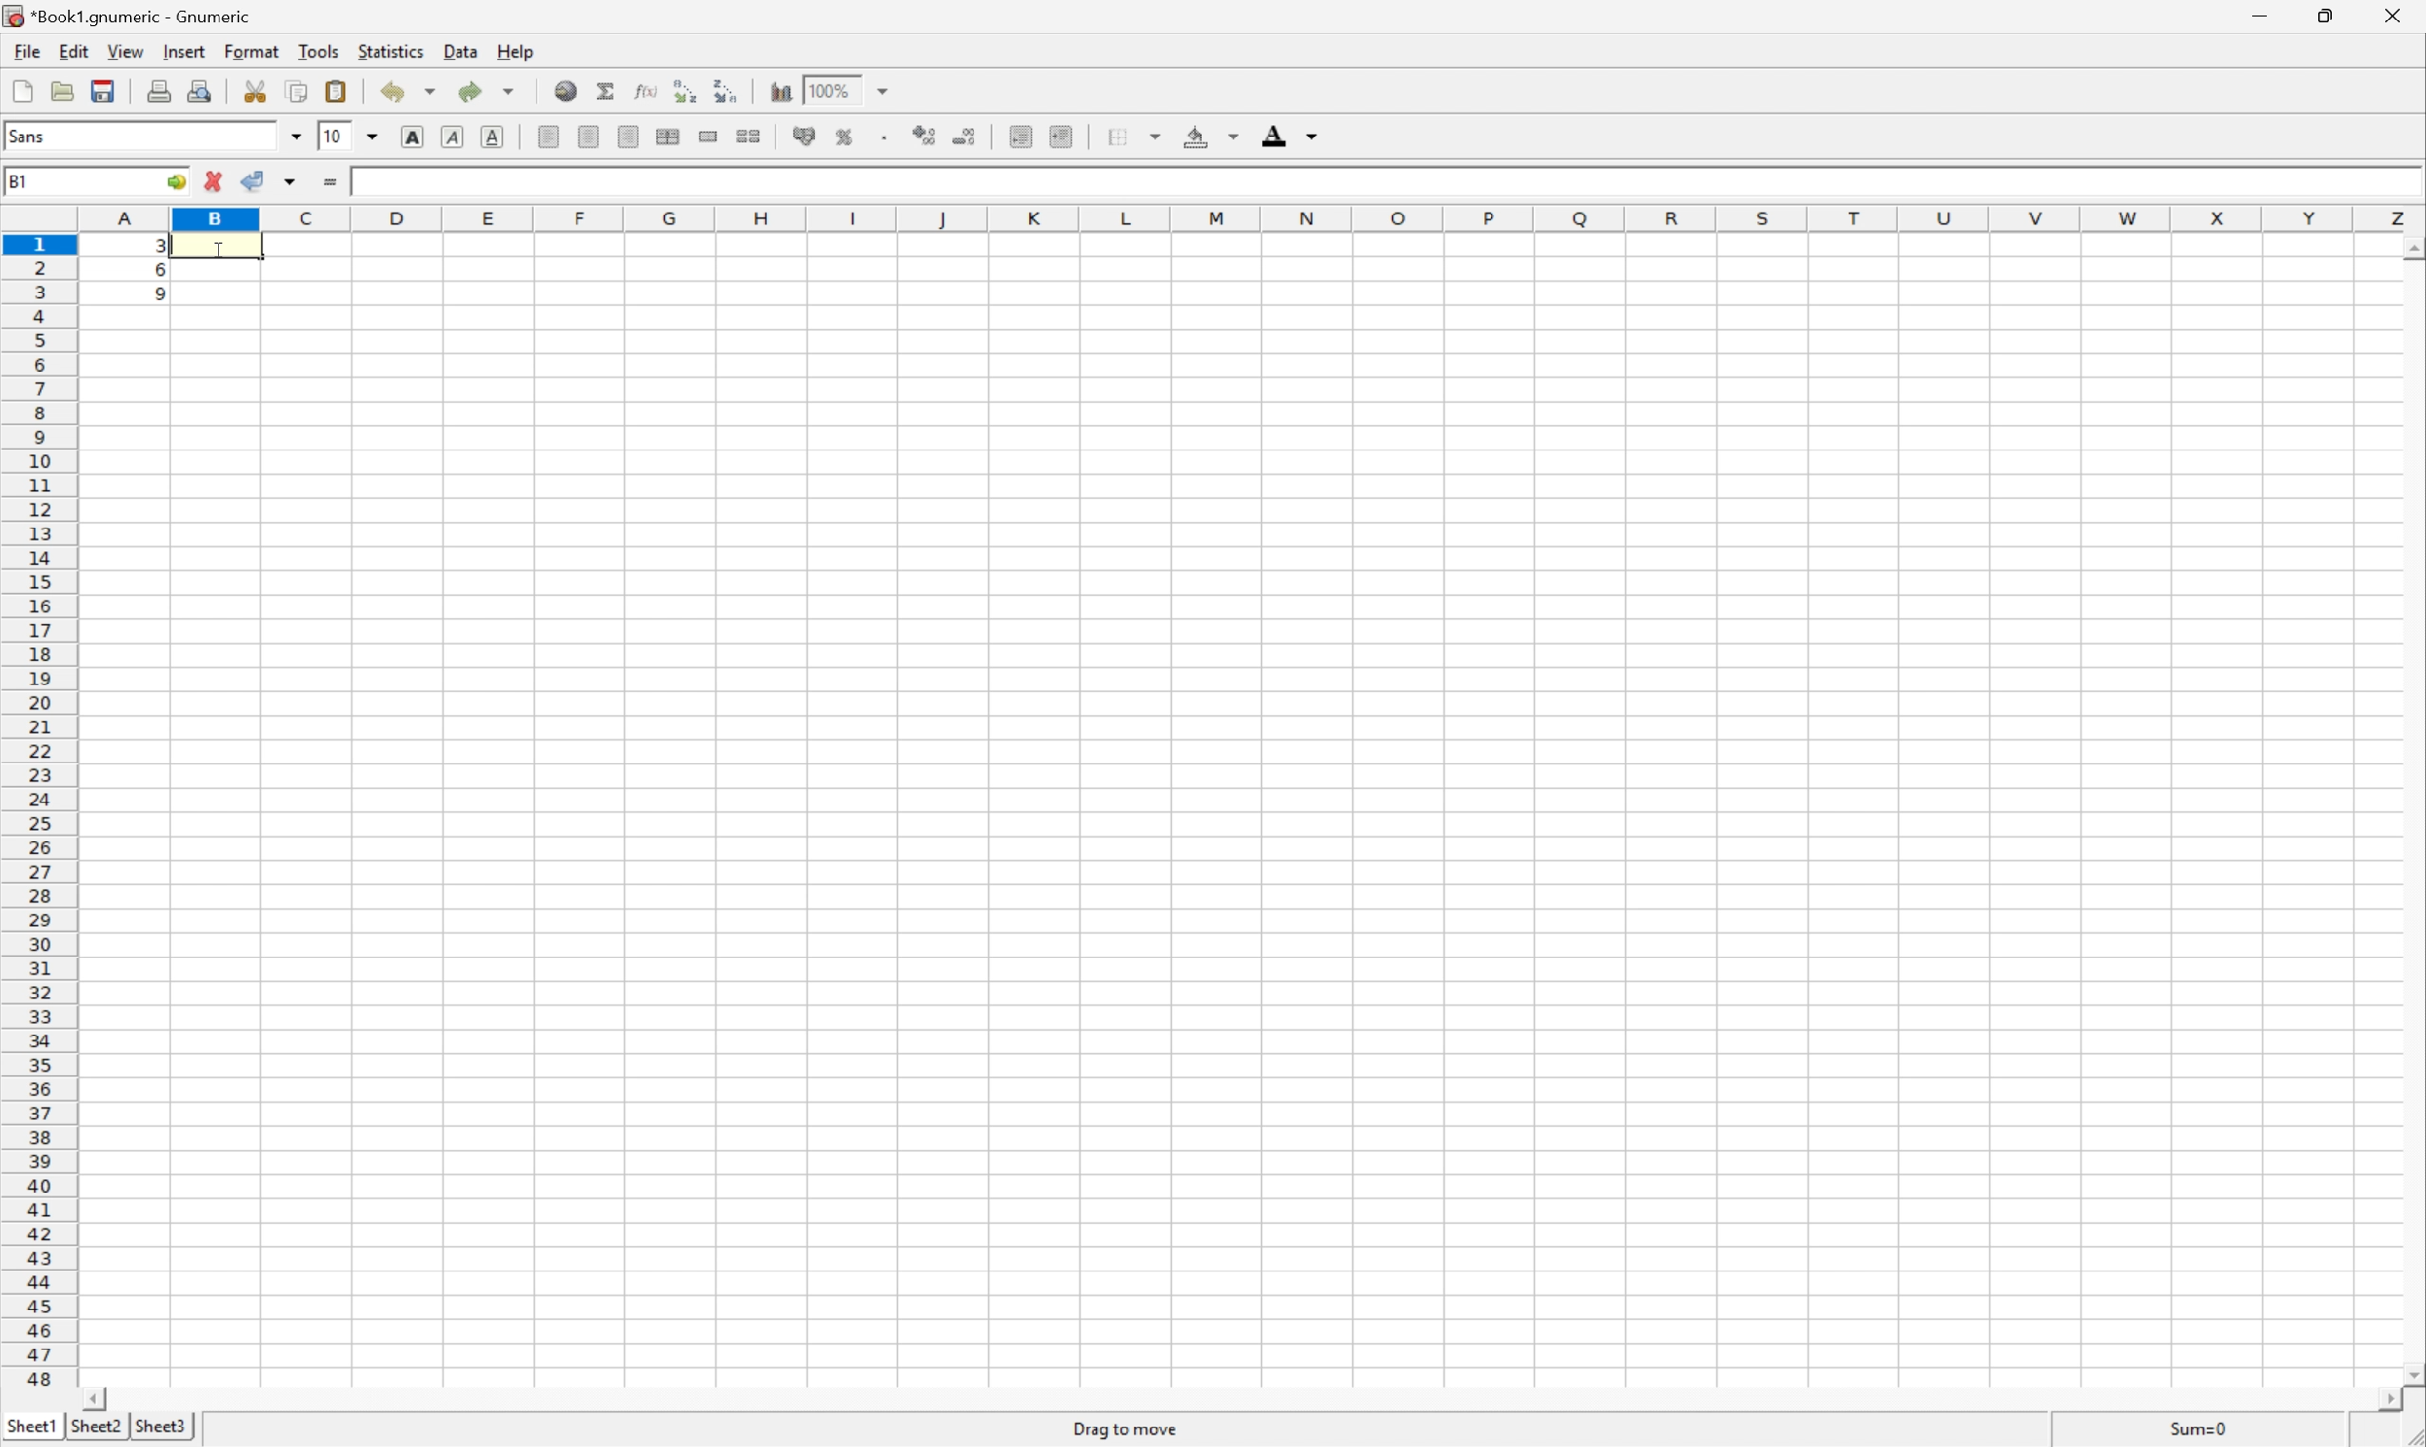 Image resolution: width=2426 pixels, height=1447 pixels. What do you see at coordinates (566, 91) in the screenshot?
I see `Insert a hyperlink` at bounding box center [566, 91].